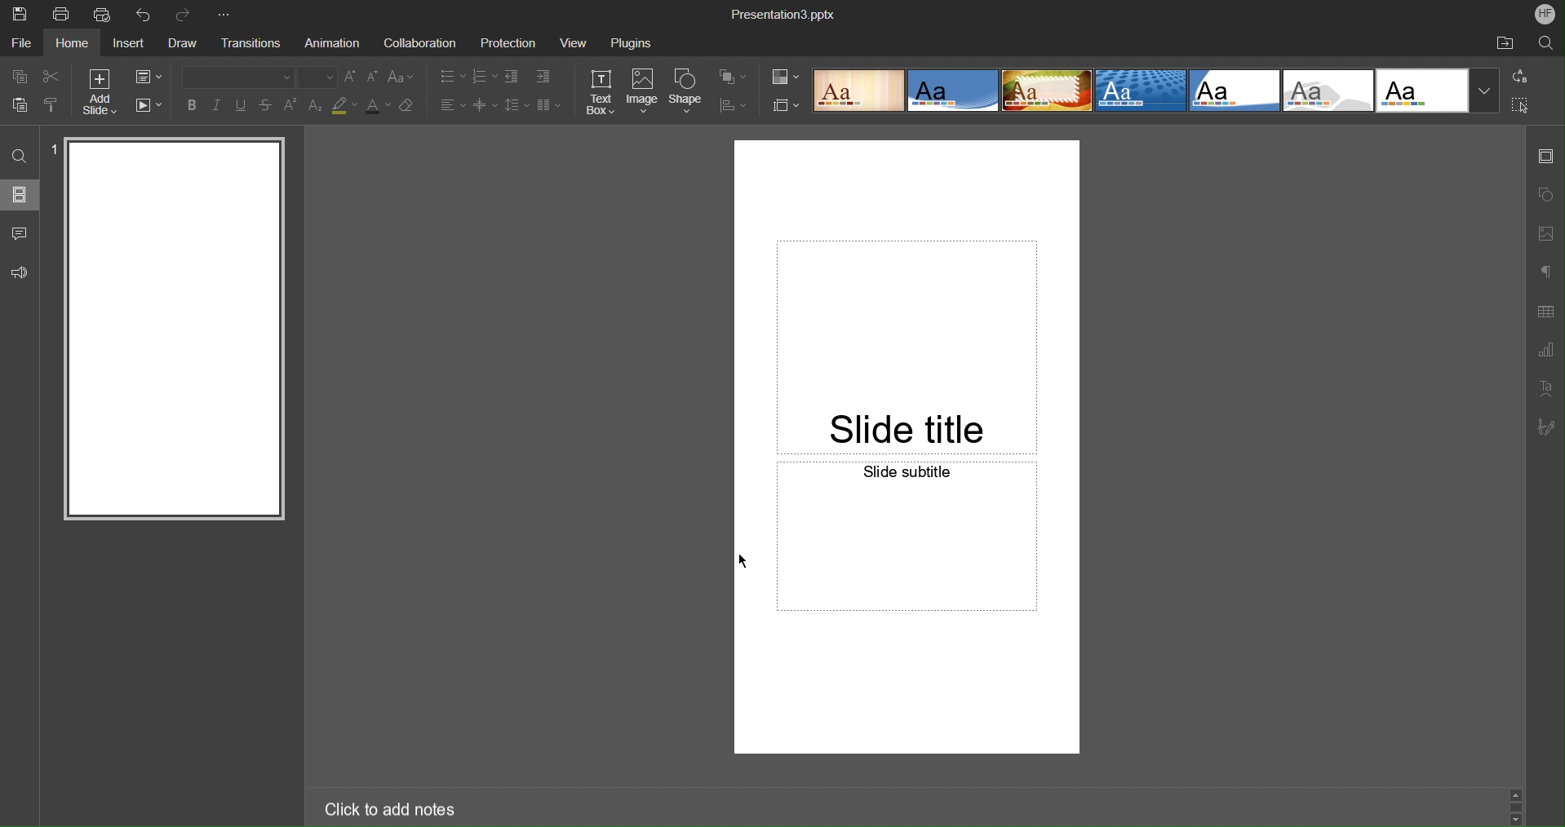 This screenshot has height=827, width=1565. Describe the element at coordinates (548, 105) in the screenshot. I see `Column` at that location.